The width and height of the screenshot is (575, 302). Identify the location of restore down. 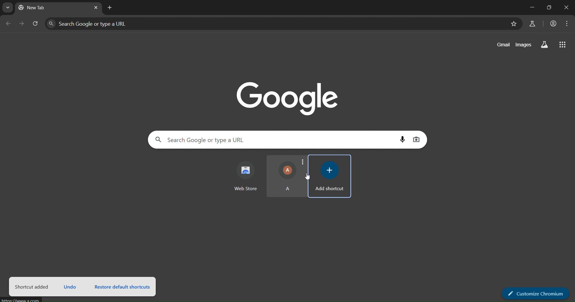
(547, 8).